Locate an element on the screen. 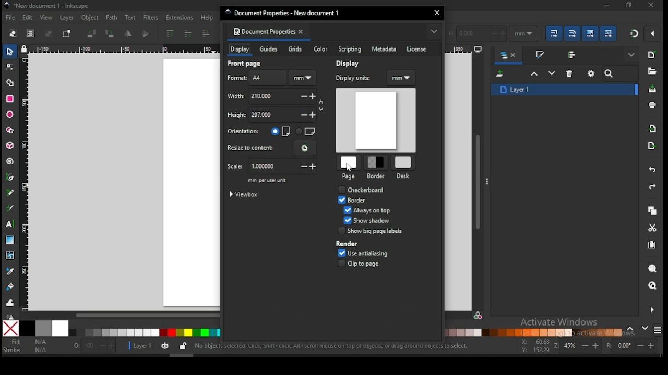  guides is located at coordinates (270, 50).